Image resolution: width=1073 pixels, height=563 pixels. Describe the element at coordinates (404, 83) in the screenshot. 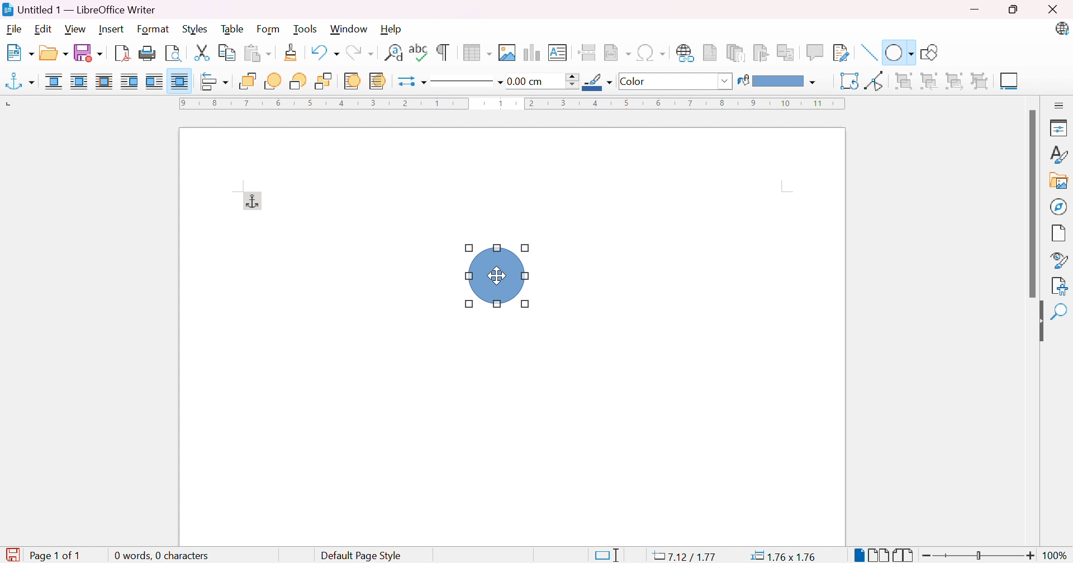

I see `Select start and end arrowheads for lines` at that location.